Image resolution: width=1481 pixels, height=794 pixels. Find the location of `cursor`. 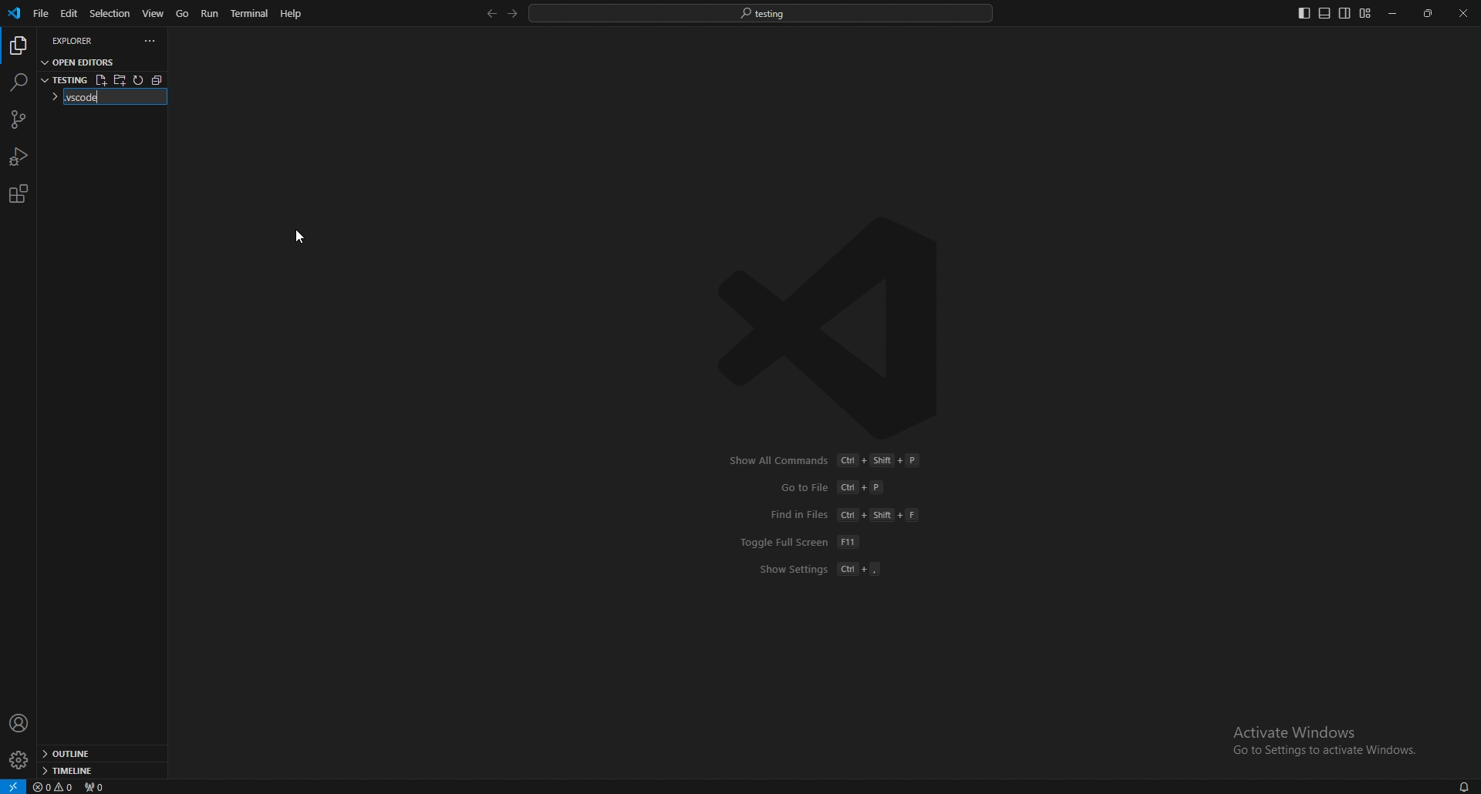

cursor is located at coordinates (305, 230).